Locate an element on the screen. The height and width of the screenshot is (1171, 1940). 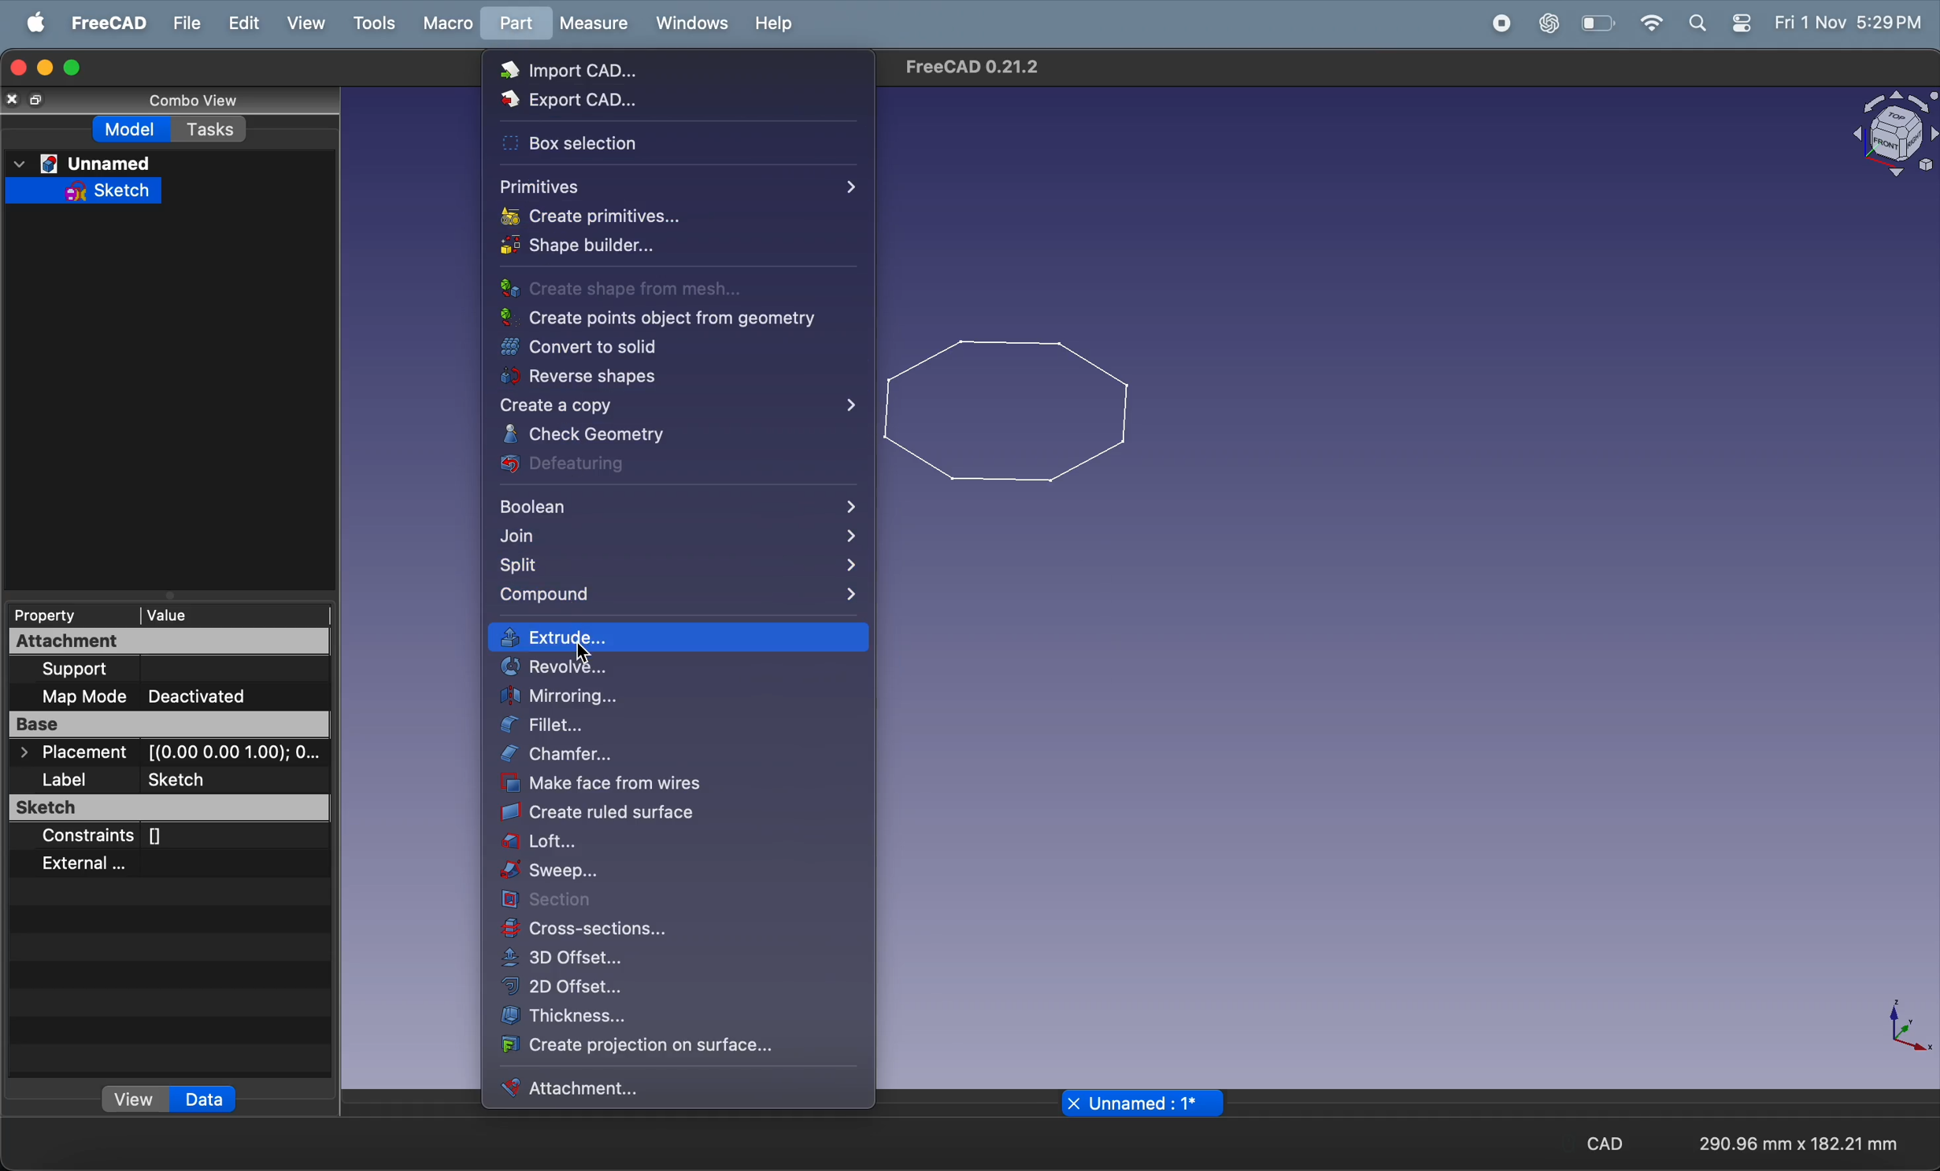
record is located at coordinates (1505, 24).